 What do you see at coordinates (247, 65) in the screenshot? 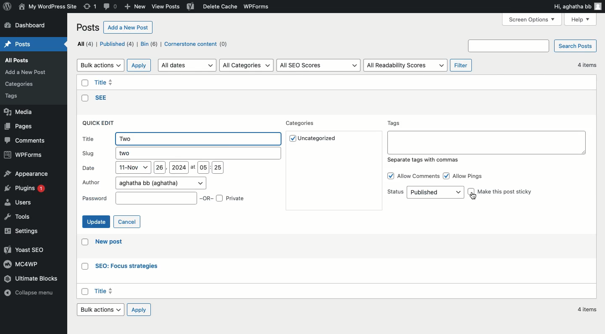
I see `All categories` at bounding box center [247, 65].